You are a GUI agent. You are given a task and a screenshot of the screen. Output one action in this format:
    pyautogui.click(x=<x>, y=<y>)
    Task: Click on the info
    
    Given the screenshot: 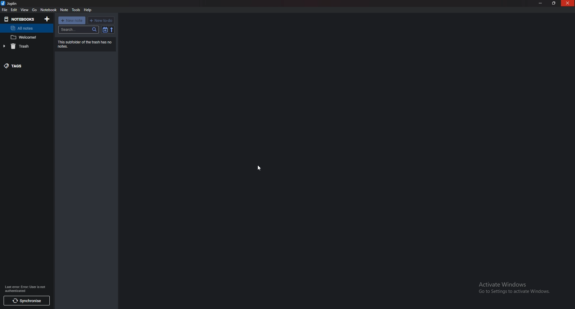 What is the action you would take?
    pyautogui.click(x=24, y=288)
    